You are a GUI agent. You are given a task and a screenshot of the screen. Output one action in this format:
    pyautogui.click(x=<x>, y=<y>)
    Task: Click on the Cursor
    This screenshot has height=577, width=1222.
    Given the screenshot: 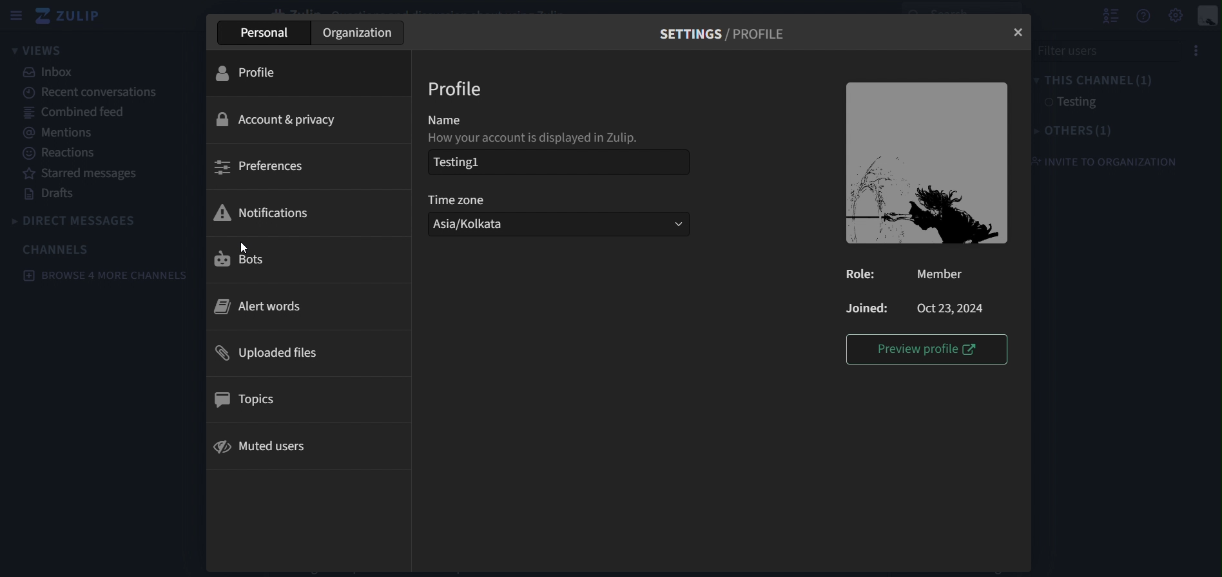 What is the action you would take?
    pyautogui.click(x=244, y=248)
    